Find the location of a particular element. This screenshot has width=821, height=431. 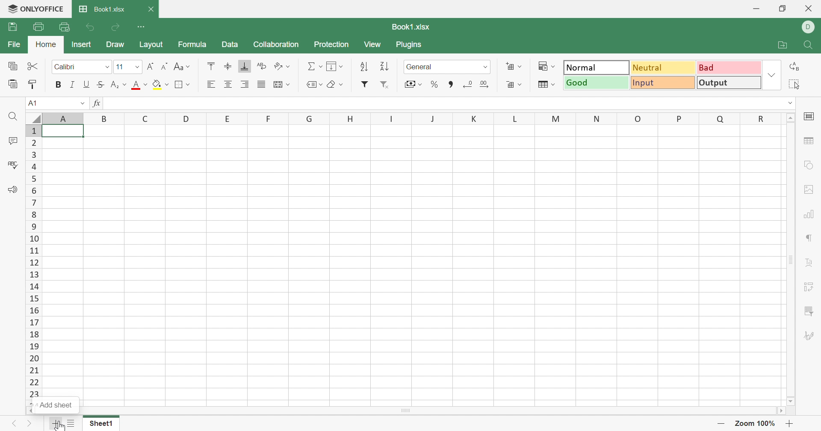

10 is located at coordinates (34, 239).